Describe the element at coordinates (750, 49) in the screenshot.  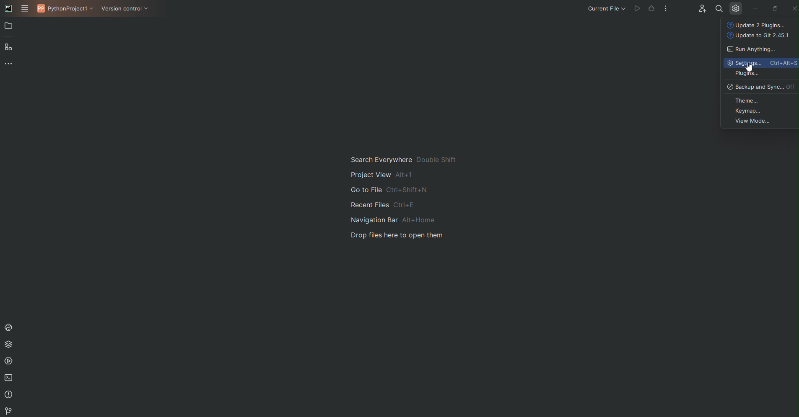
I see `Run anything` at that location.